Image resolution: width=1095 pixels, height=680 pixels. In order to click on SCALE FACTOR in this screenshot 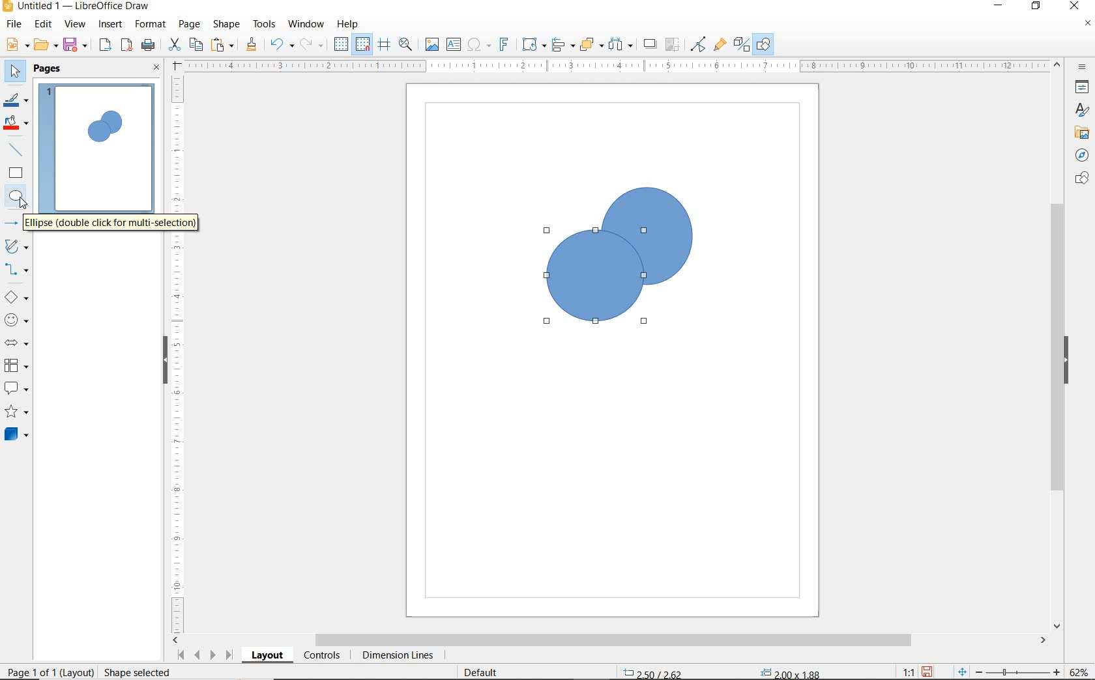, I will do `click(902, 672)`.